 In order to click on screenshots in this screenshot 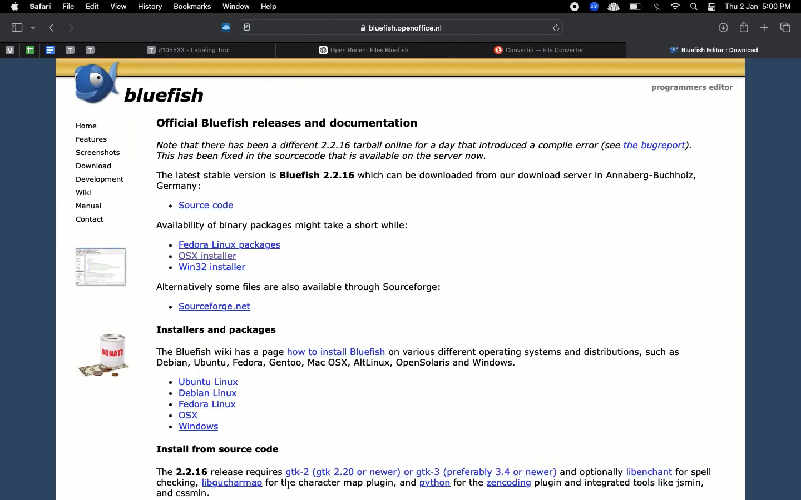, I will do `click(99, 152)`.